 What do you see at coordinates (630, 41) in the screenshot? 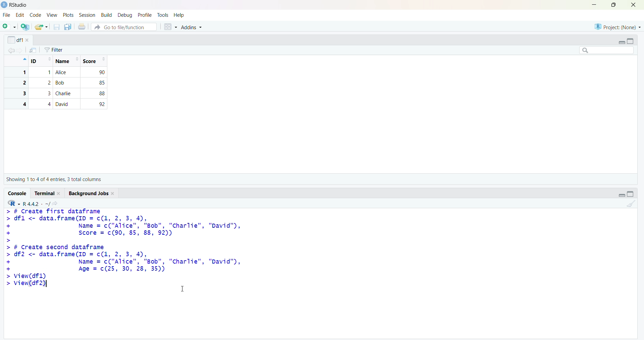
I see `toggle full view` at bounding box center [630, 41].